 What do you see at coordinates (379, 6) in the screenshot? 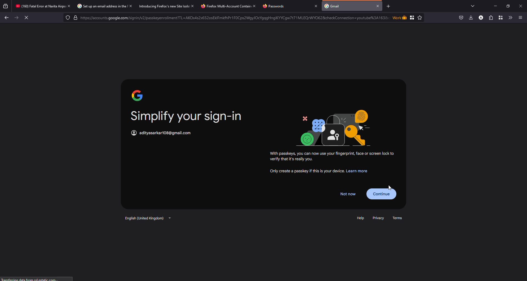
I see `close` at bounding box center [379, 6].